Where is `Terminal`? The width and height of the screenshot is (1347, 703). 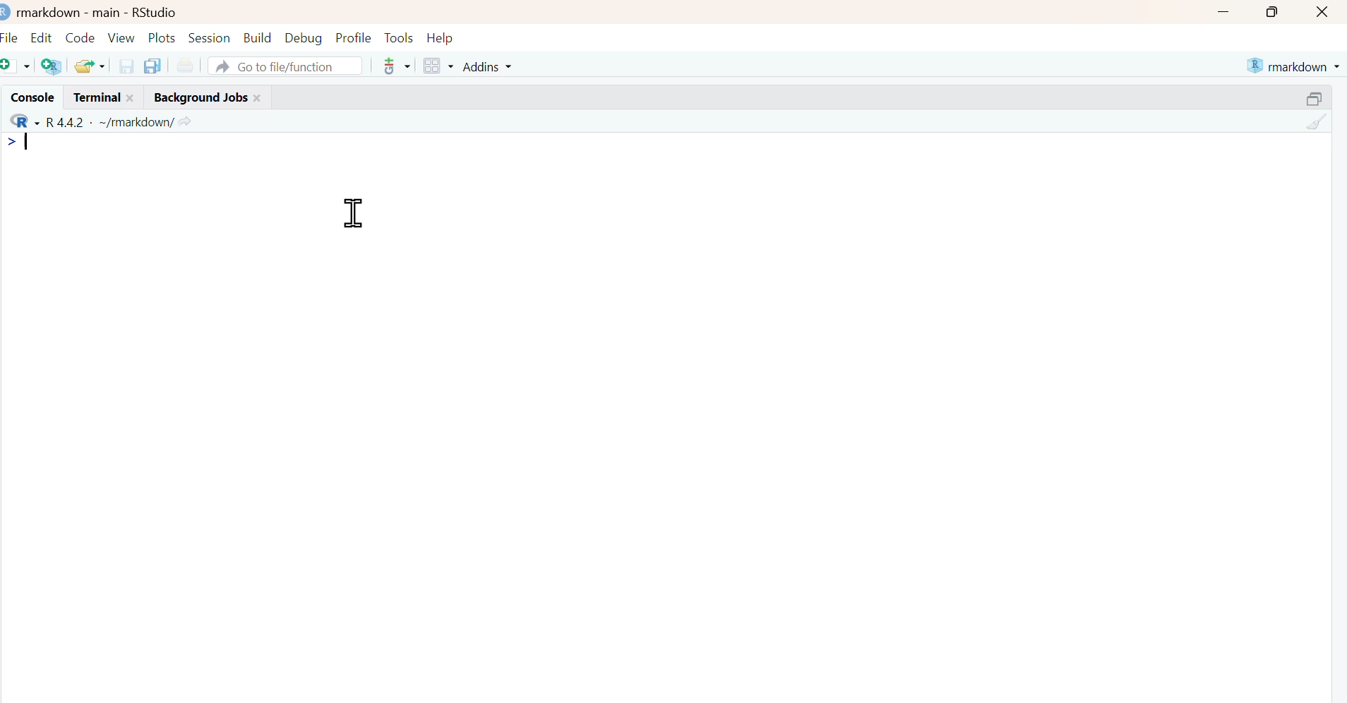
Terminal is located at coordinates (93, 97).